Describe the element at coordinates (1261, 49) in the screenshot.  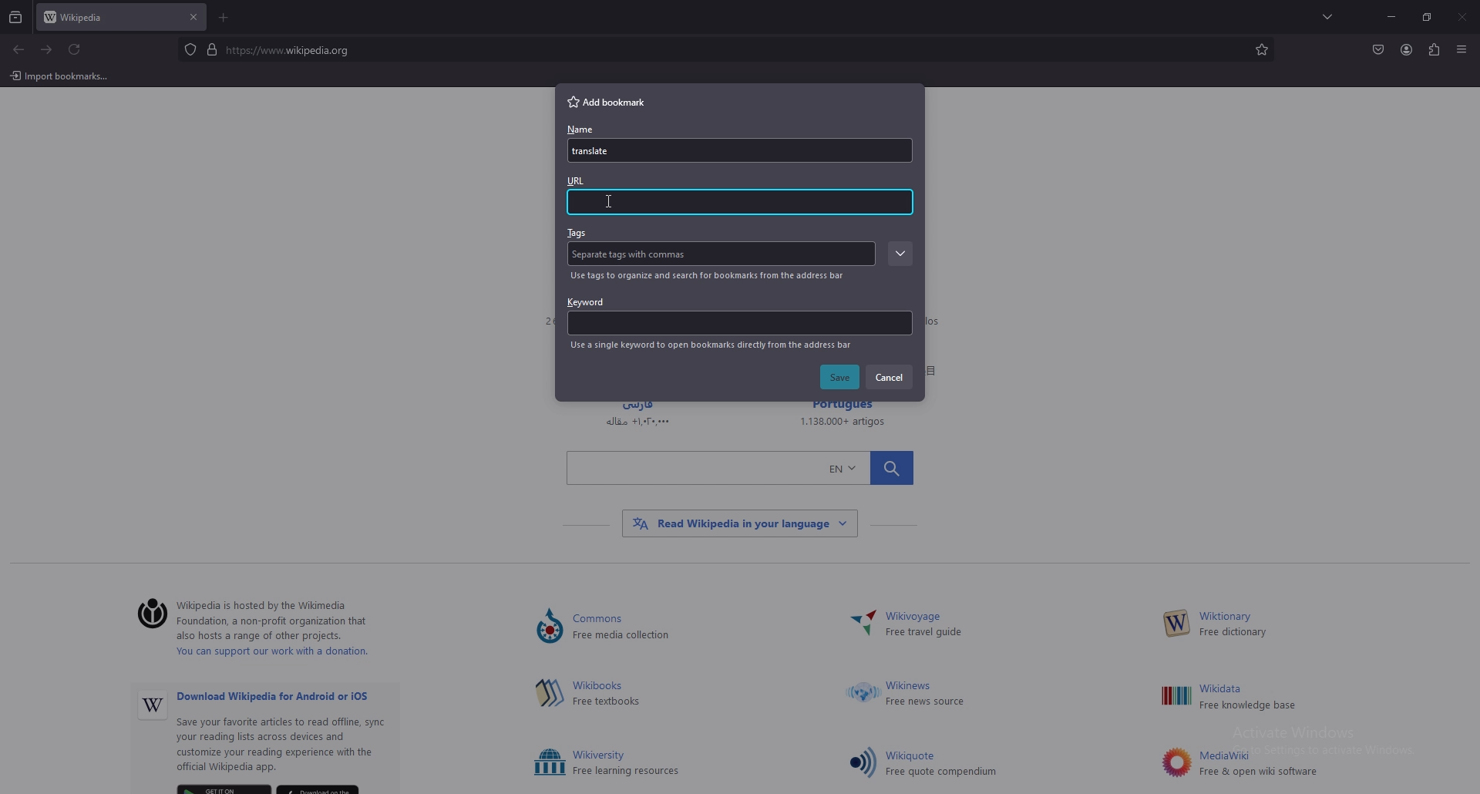
I see `bookmarks` at that location.